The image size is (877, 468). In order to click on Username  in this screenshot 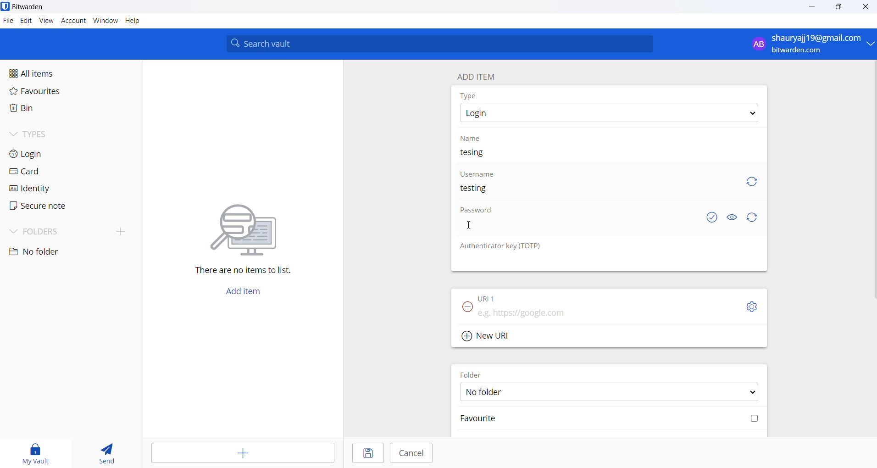, I will do `click(478, 174)`.